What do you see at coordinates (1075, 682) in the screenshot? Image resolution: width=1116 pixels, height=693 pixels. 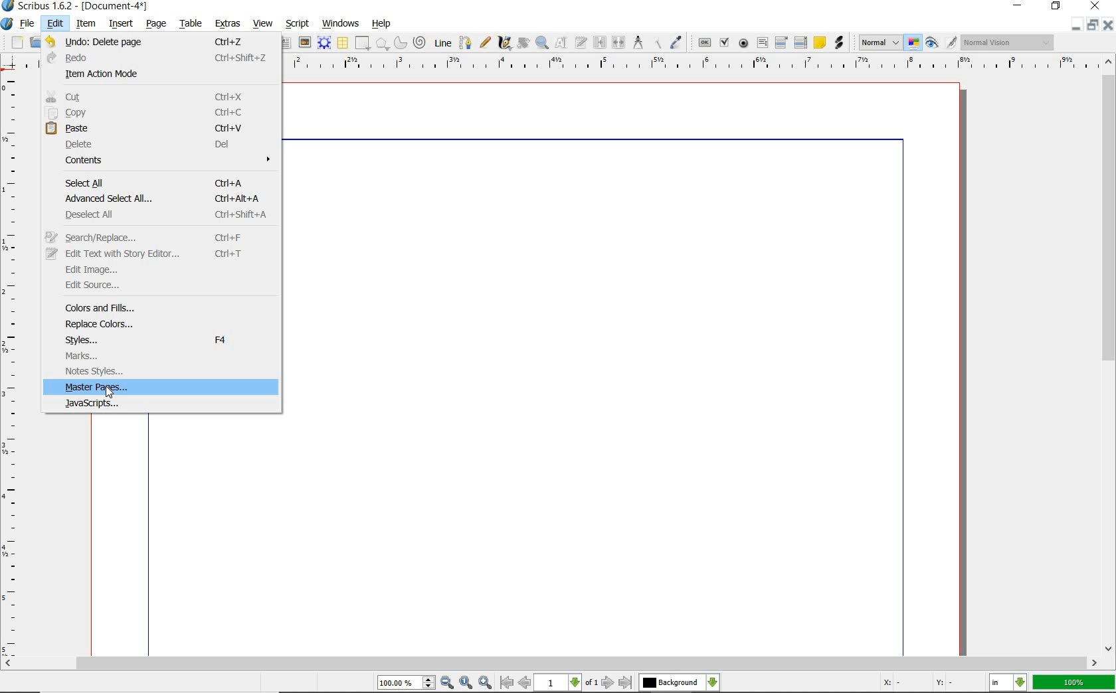 I see `100%` at bounding box center [1075, 682].